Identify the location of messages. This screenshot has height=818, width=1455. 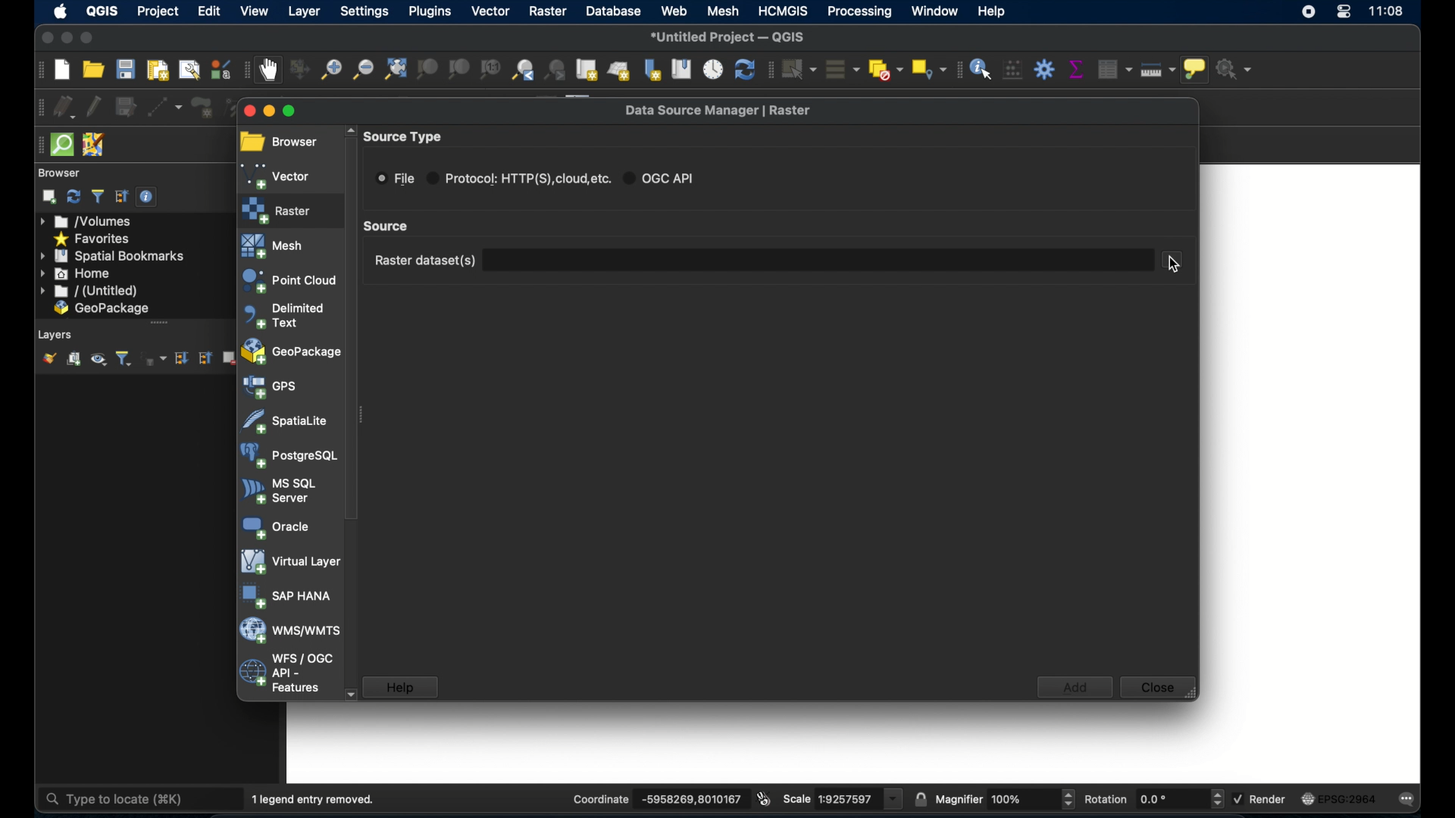
(1411, 798).